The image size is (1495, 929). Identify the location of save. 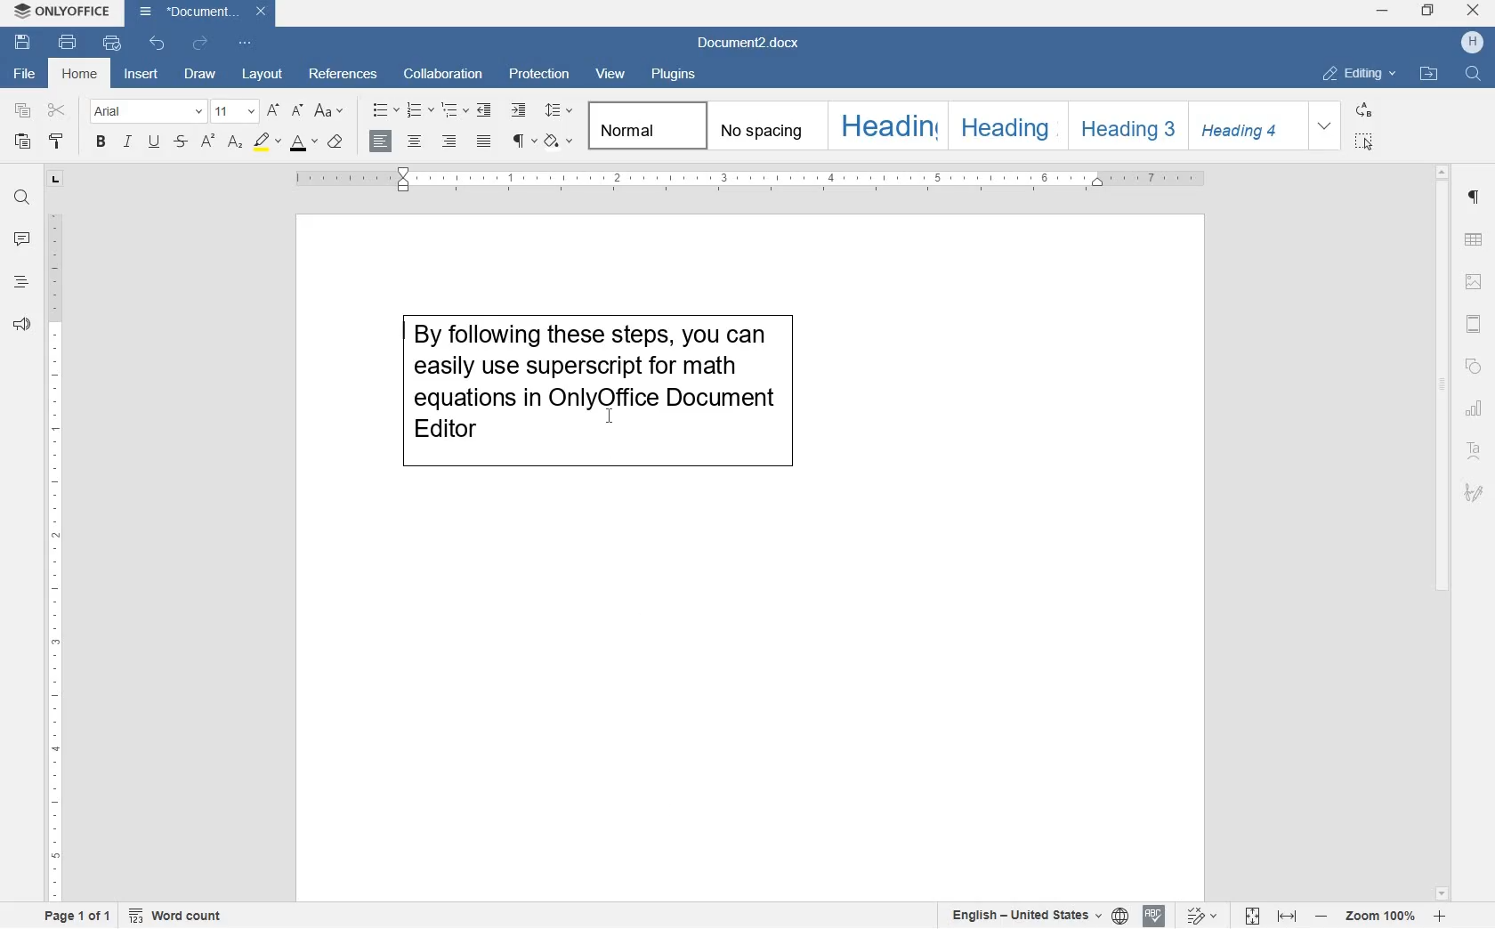
(20, 42).